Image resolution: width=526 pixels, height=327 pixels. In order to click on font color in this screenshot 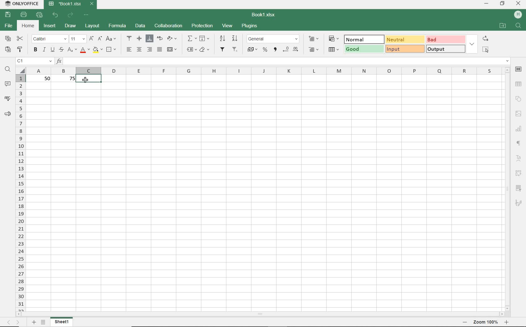, I will do `click(84, 50)`.